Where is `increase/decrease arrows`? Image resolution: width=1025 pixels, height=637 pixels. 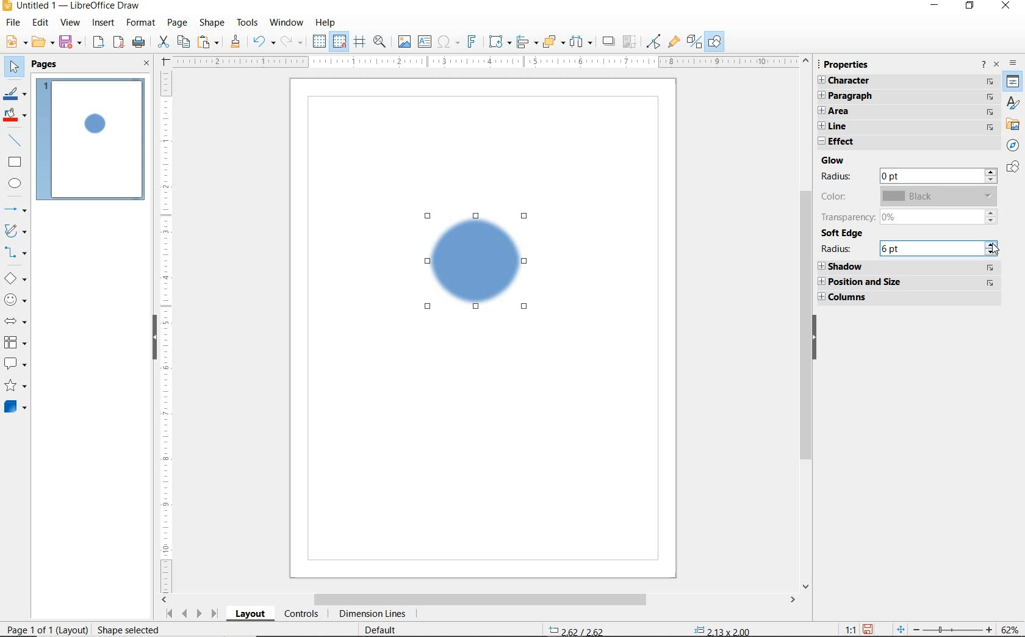 increase/decrease arrows is located at coordinates (992, 214).